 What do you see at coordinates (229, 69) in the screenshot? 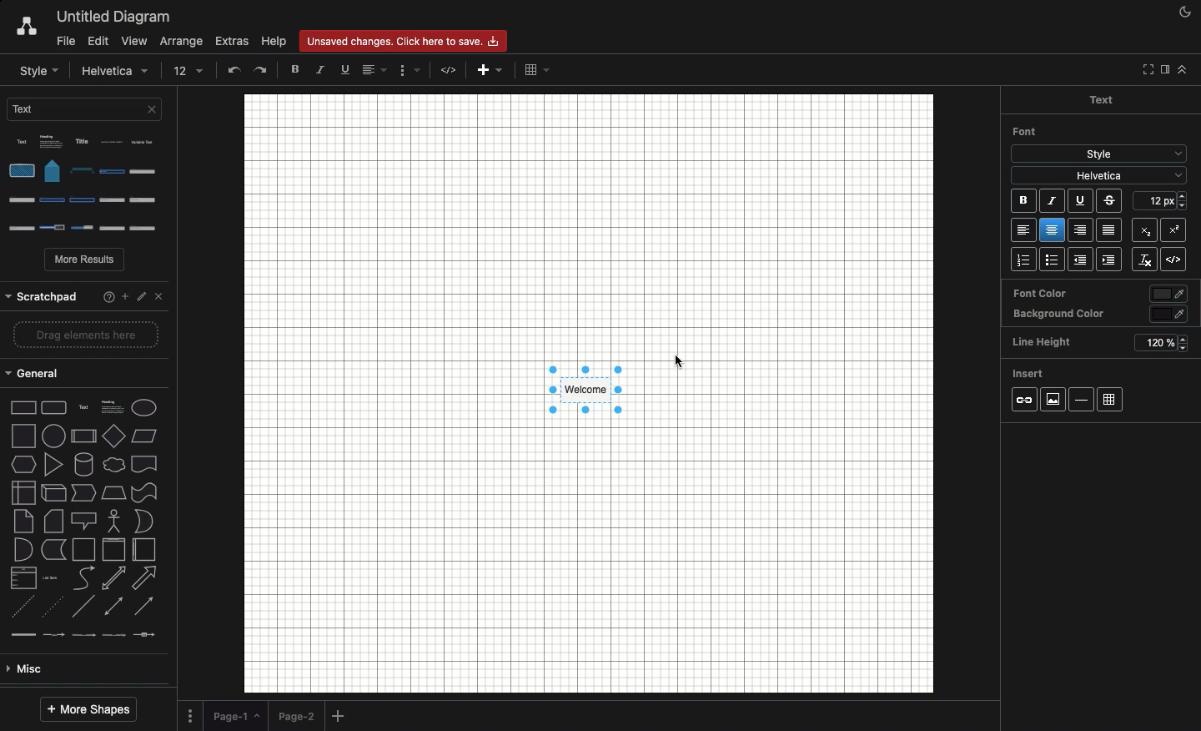
I see `Redo` at bounding box center [229, 69].